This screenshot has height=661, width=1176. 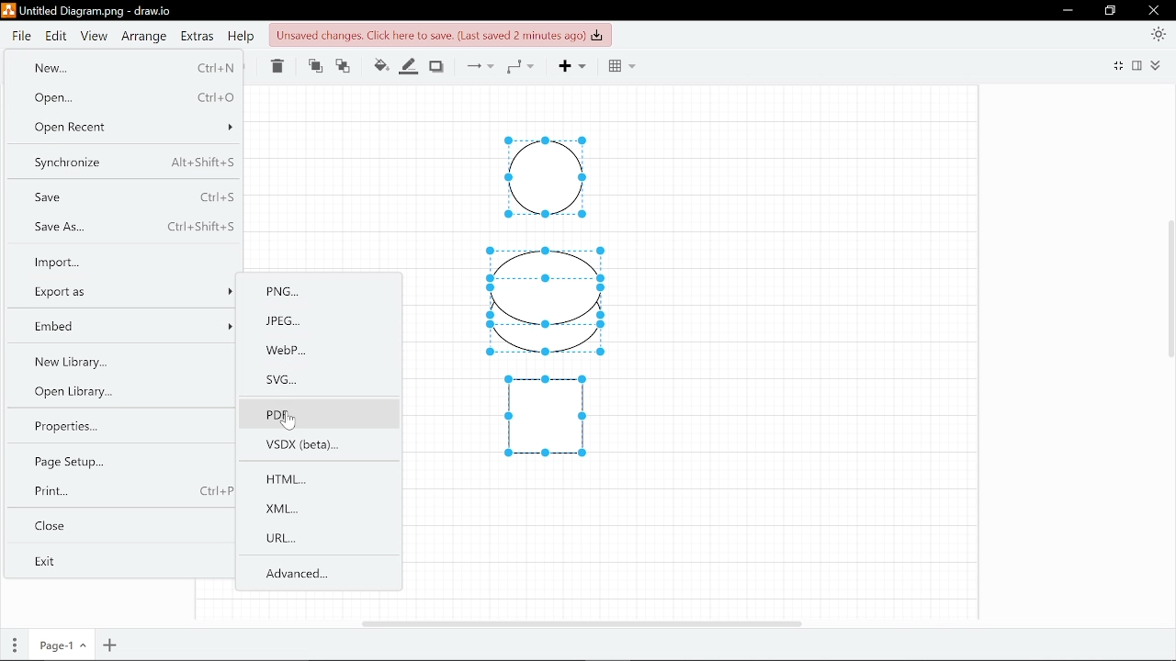 I want to click on PDF, so click(x=321, y=417).